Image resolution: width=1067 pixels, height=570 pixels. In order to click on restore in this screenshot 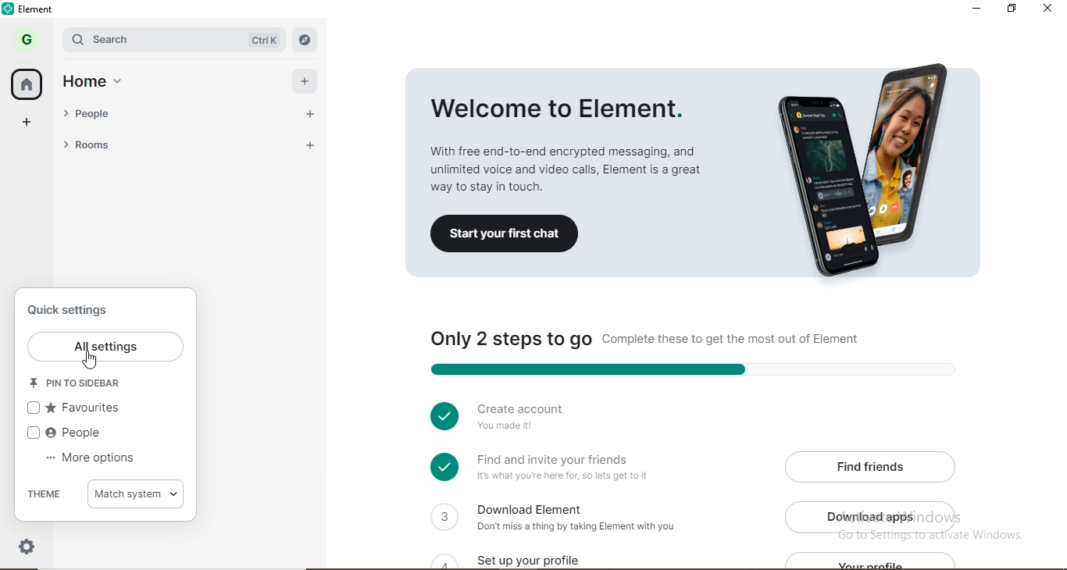, I will do `click(1011, 8)`.